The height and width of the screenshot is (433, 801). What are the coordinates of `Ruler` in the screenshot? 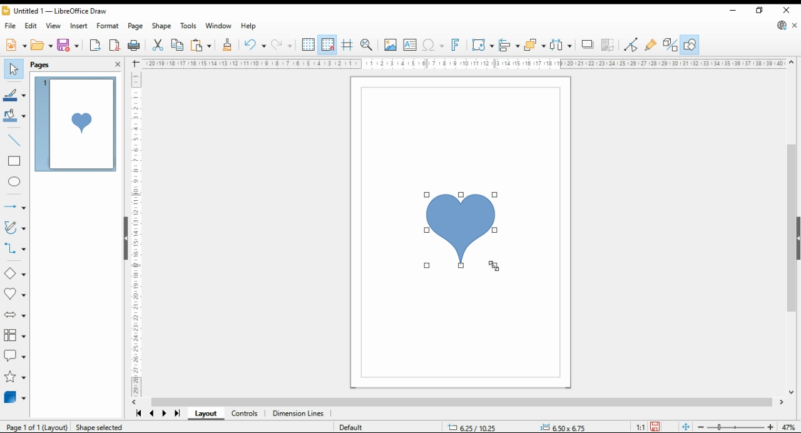 It's located at (465, 64).